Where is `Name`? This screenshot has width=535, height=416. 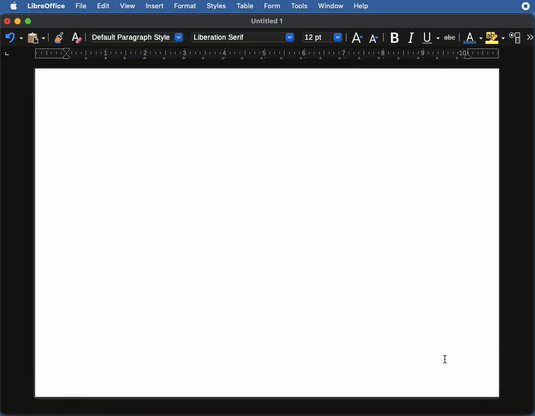
Name is located at coordinates (267, 21).